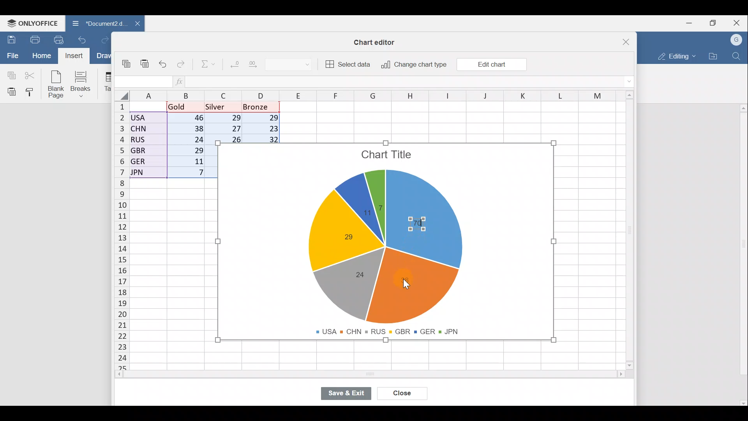 The image size is (748, 421). I want to click on Insert function, so click(184, 81).